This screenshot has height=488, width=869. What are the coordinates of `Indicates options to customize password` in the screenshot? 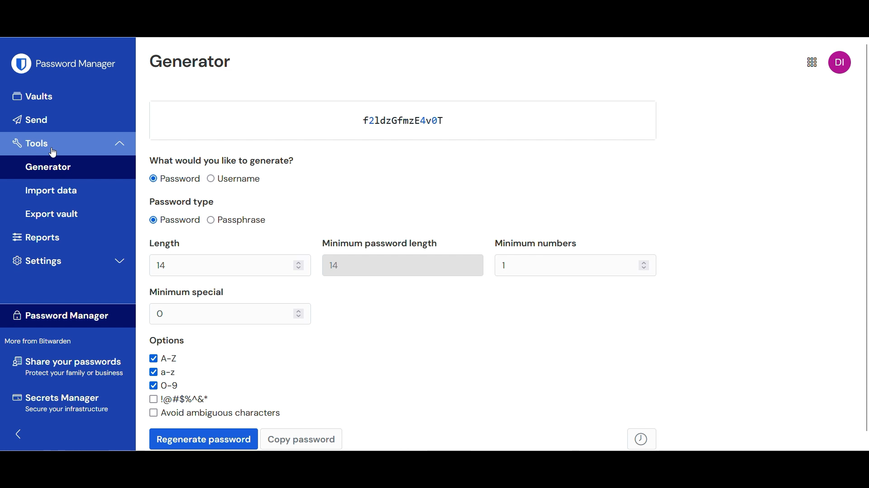 It's located at (167, 341).